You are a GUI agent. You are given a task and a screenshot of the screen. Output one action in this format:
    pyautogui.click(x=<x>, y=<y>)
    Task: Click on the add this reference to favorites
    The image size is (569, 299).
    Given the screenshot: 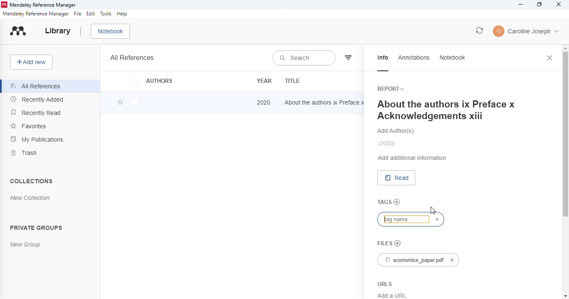 What is the action you would take?
    pyautogui.click(x=120, y=102)
    